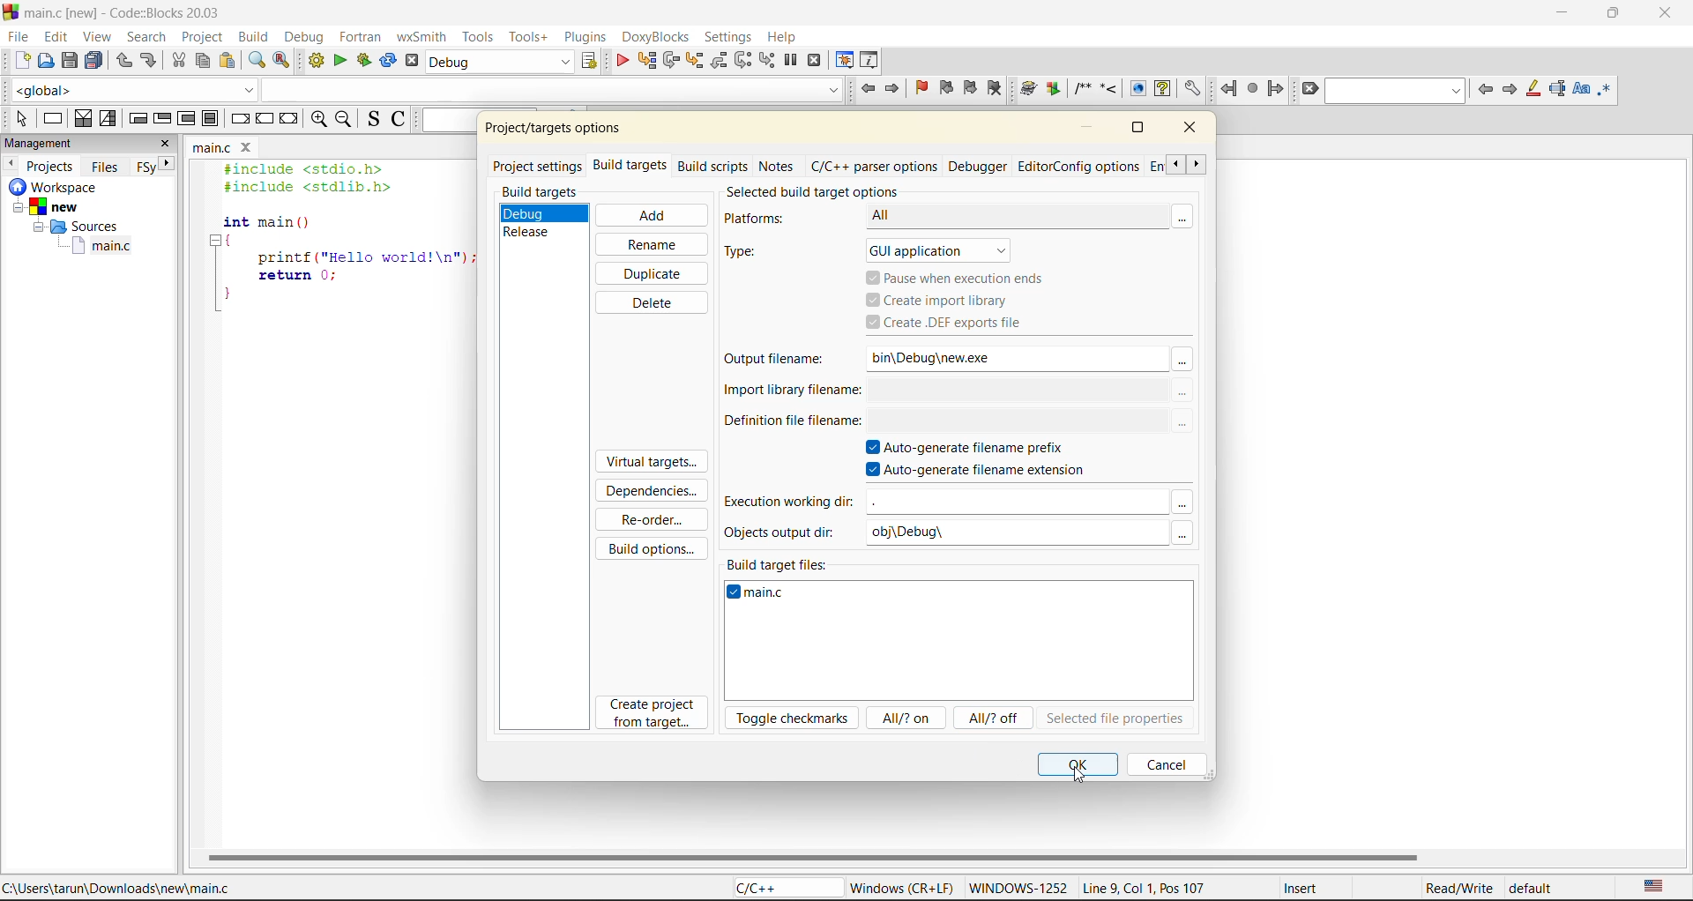 Image resolution: width=1693 pixels, height=901 pixels. Describe the element at coordinates (652, 272) in the screenshot. I see `duplicate` at that location.